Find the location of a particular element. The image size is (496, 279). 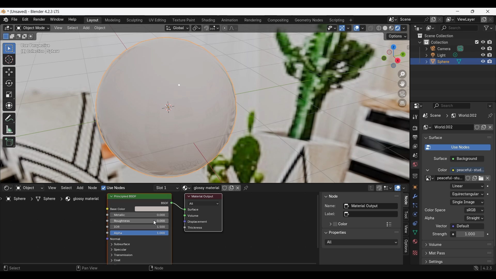

Color space is located at coordinates (474, 210).